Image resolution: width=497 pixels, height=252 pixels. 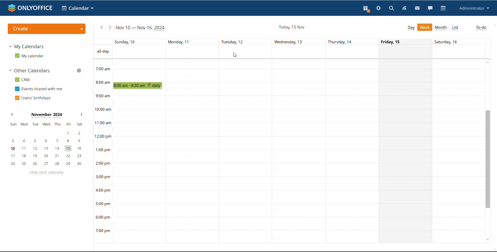 I want to click on day view, so click(x=411, y=28).